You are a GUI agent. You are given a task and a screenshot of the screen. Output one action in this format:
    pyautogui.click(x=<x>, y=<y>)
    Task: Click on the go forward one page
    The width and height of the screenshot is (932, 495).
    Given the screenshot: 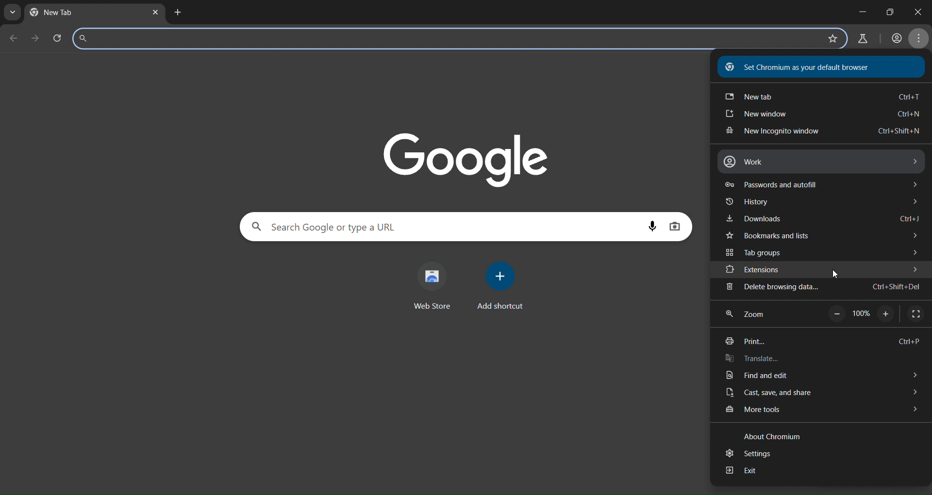 What is the action you would take?
    pyautogui.click(x=37, y=38)
    